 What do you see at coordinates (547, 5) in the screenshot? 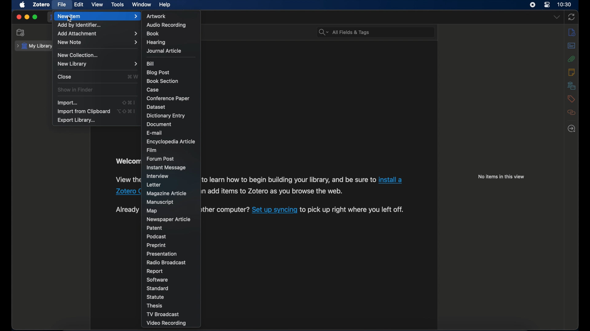
I see `control center` at bounding box center [547, 5].